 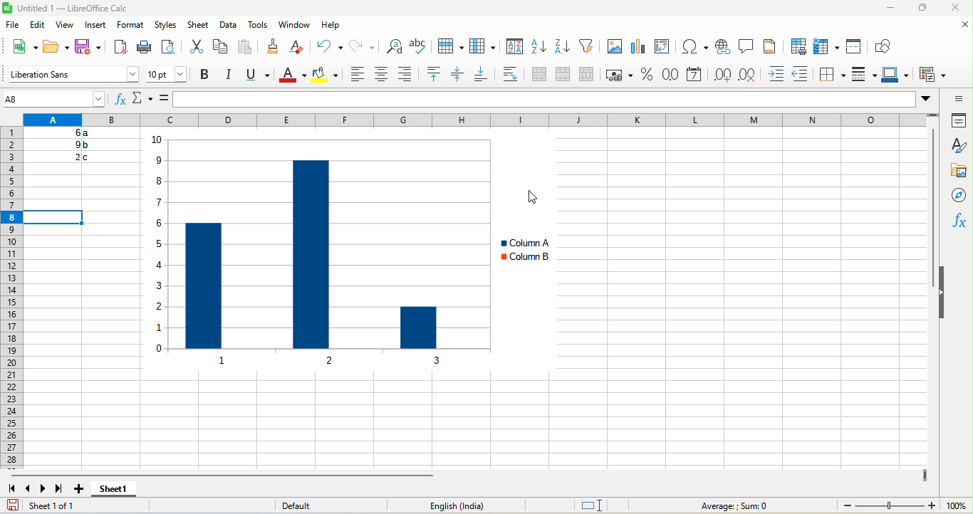 What do you see at coordinates (434, 75) in the screenshot?
I see `align top` at bounding box center [434, 75].